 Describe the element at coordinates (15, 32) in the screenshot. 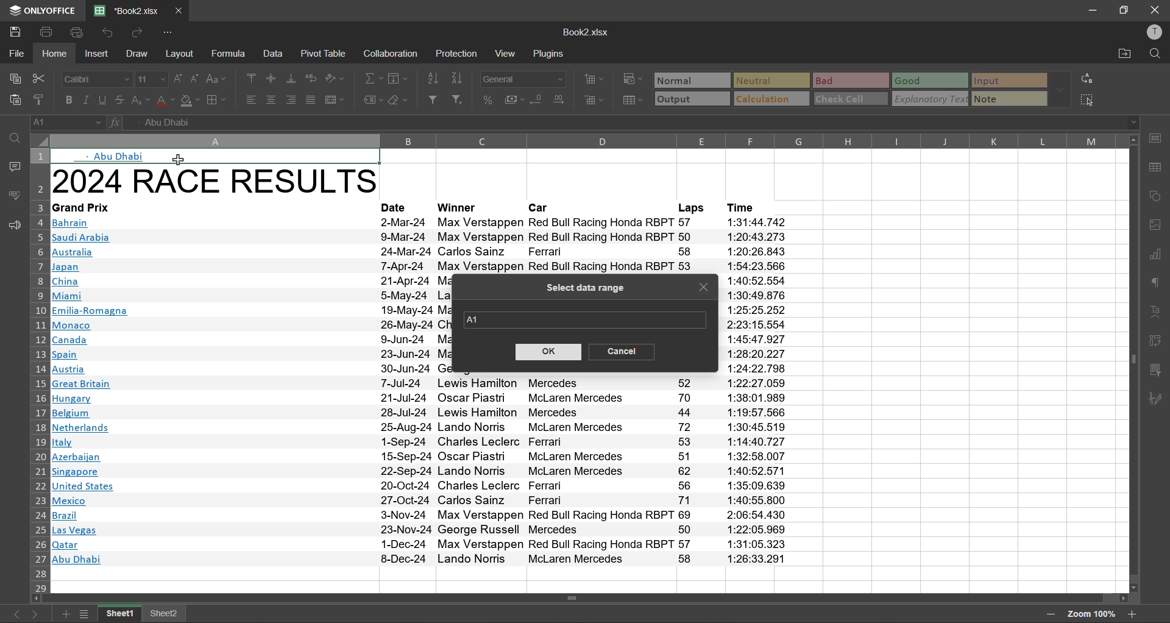

I see `save` at that location.